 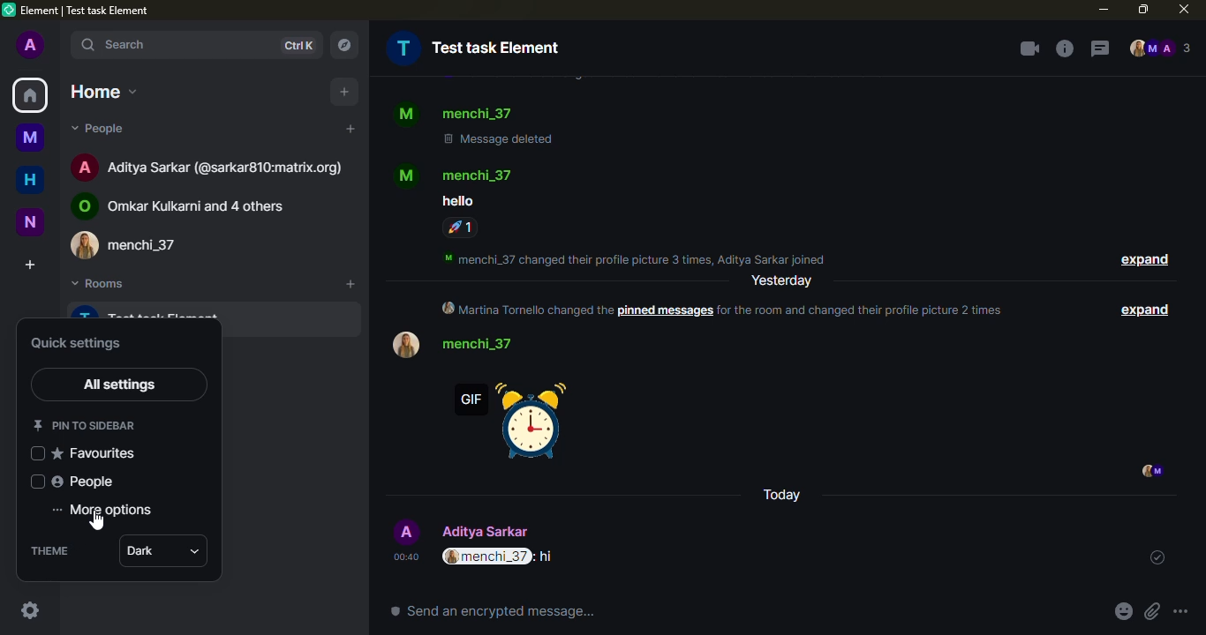 I want to click on time, so click(x=406, y=557).